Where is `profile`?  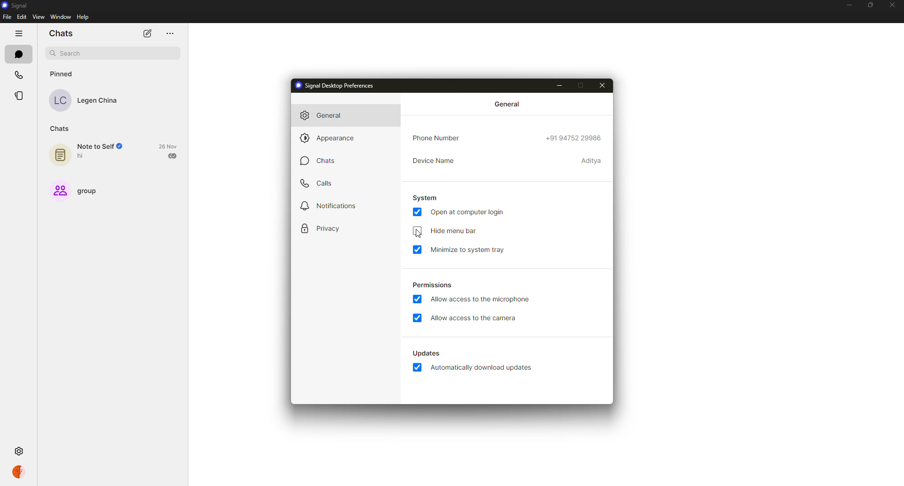 profile is located at coordinates (22, 472).